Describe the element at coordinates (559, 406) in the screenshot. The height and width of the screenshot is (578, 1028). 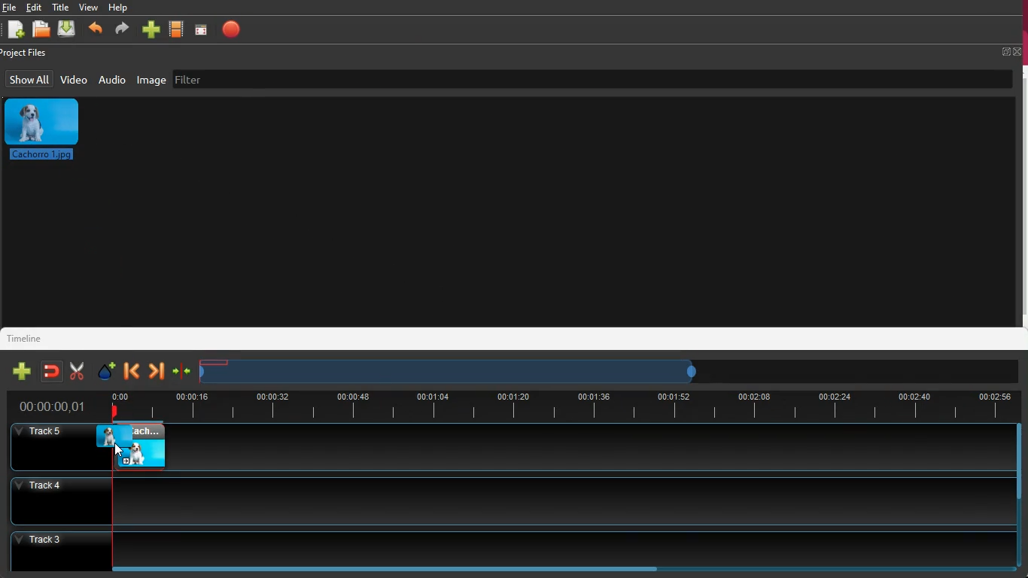
I see `time` at that location.